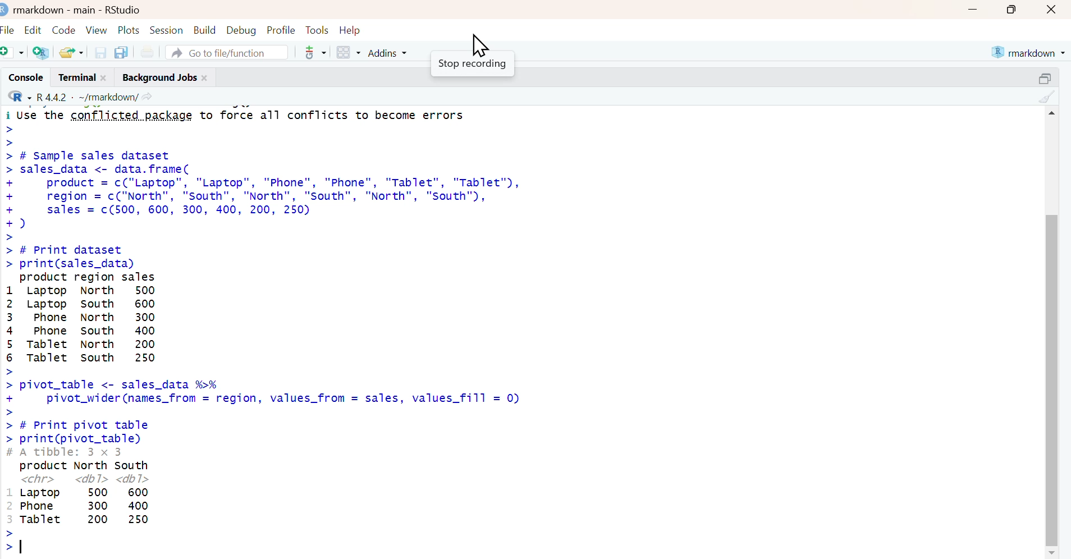 Image resolution: width=1071 pixels, height=559 pixels. I want to click on Build, so click(205, 28).